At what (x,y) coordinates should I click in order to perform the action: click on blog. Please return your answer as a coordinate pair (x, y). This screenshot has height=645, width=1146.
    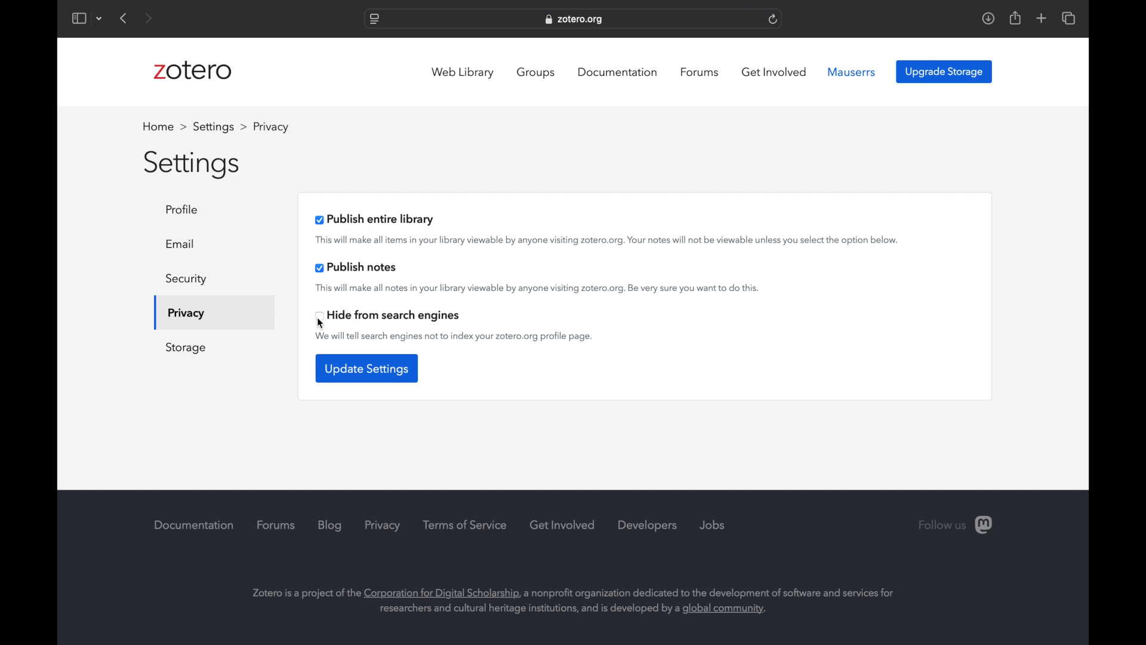
    Looking at the image, I should click on (329, 526).